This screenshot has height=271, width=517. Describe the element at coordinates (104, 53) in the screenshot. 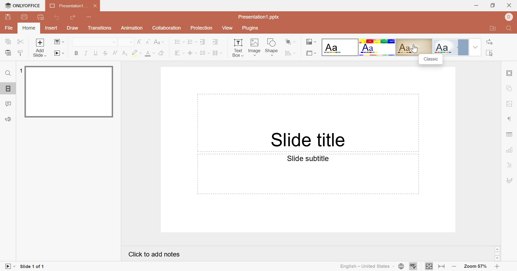

I see `Strikethrough` at that location.